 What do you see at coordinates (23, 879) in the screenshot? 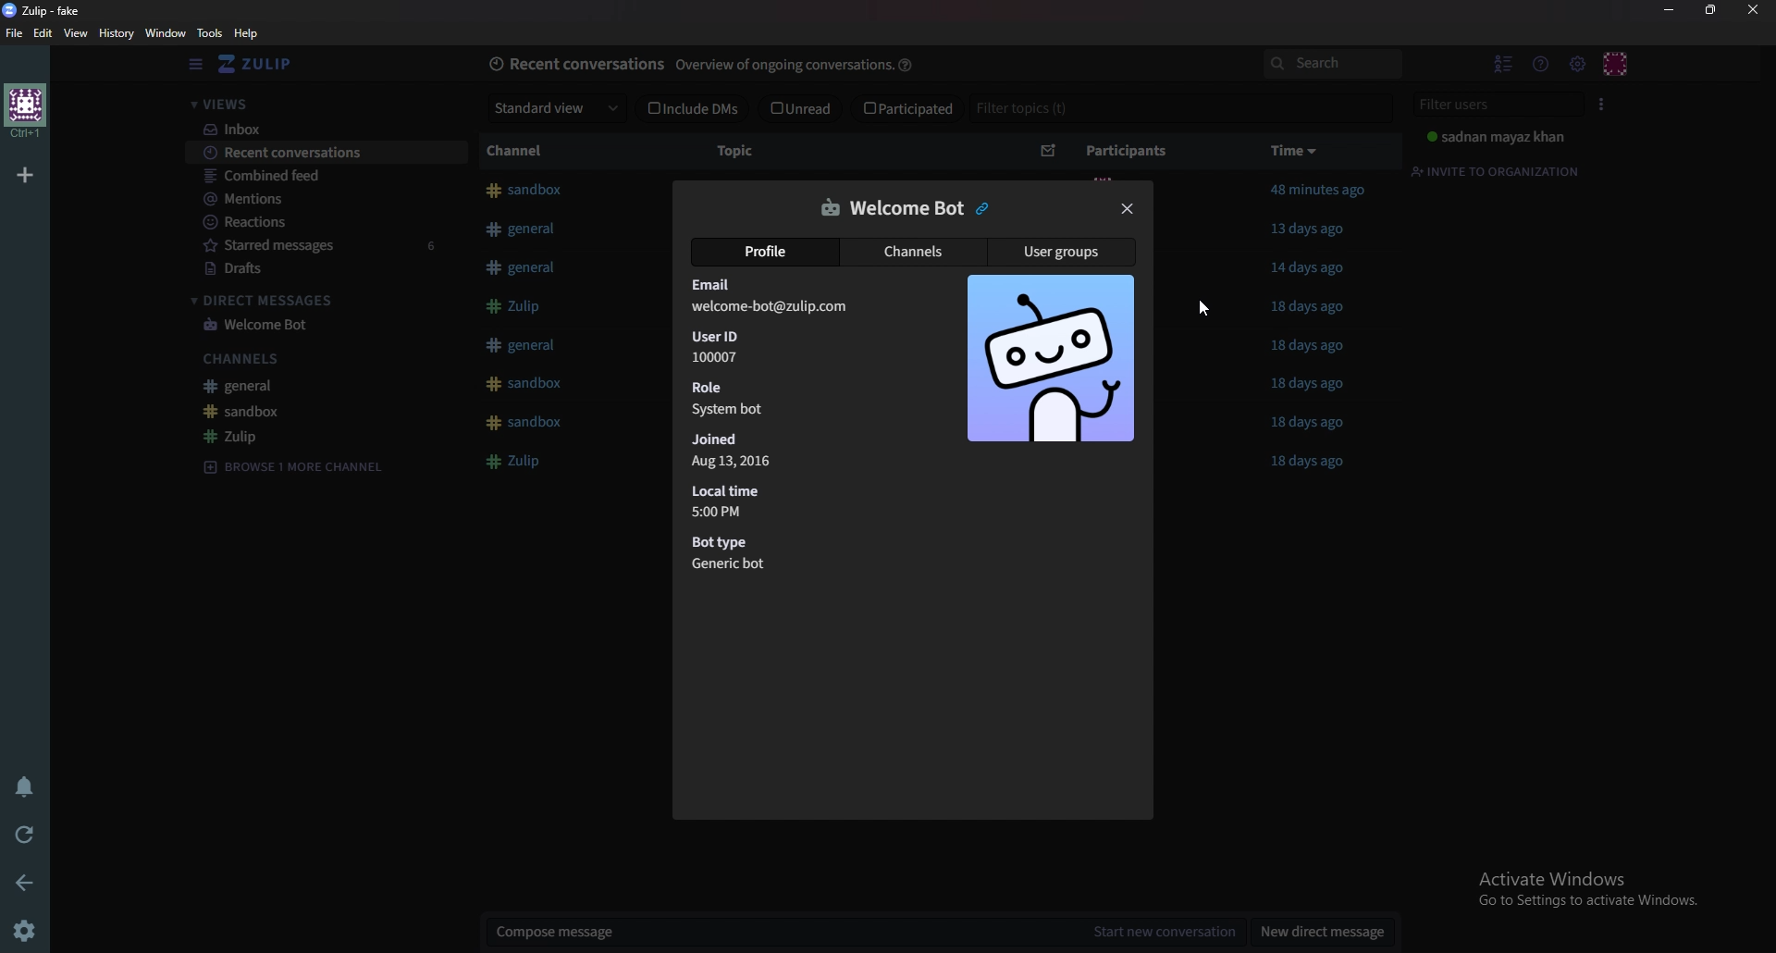
I see `back` at bounding box center [23, 879].